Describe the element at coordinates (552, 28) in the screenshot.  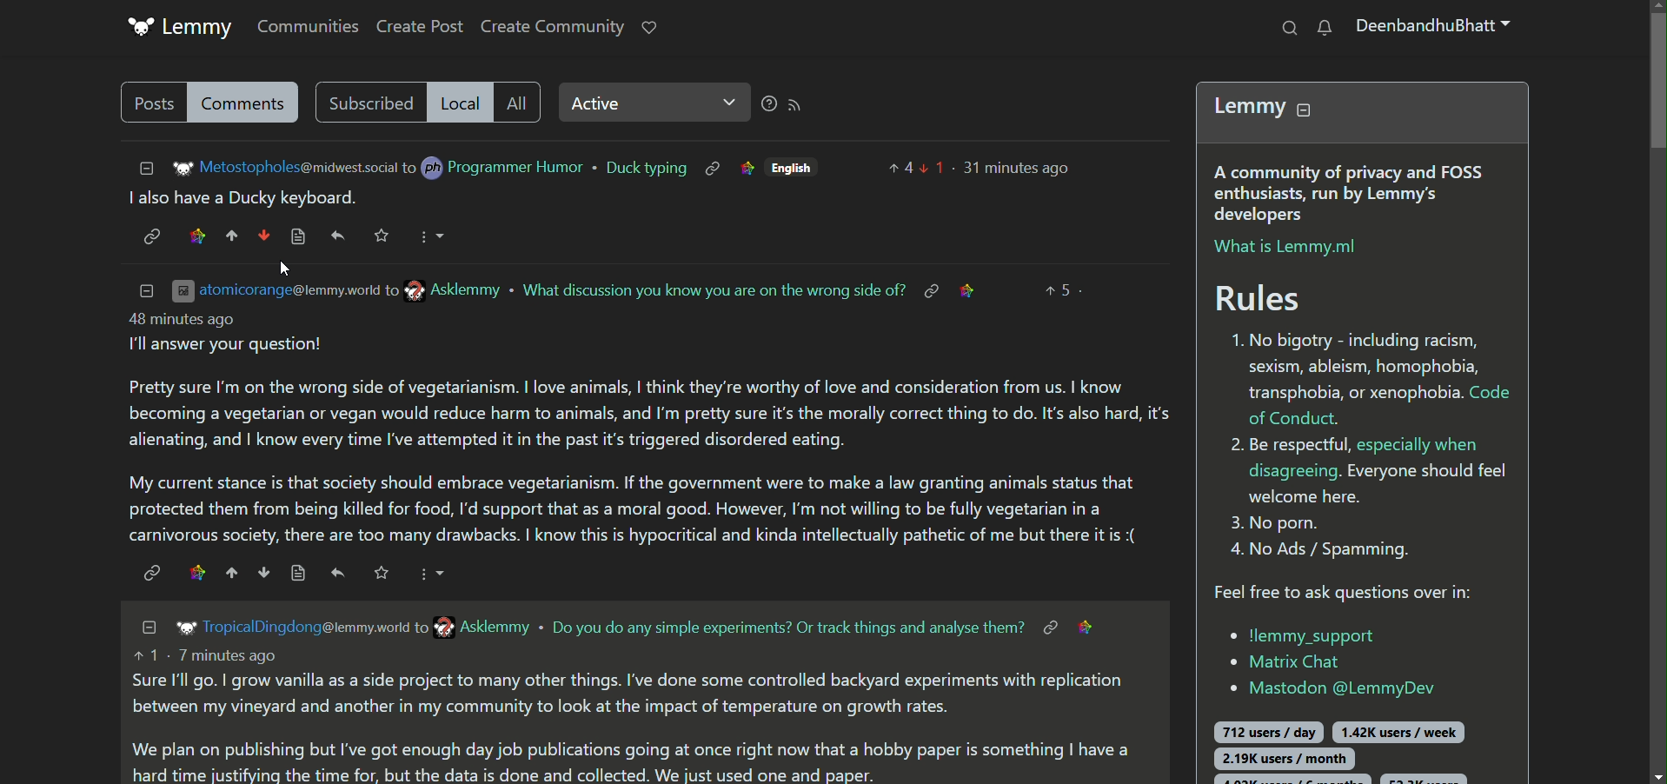
I see `create community` at that location.